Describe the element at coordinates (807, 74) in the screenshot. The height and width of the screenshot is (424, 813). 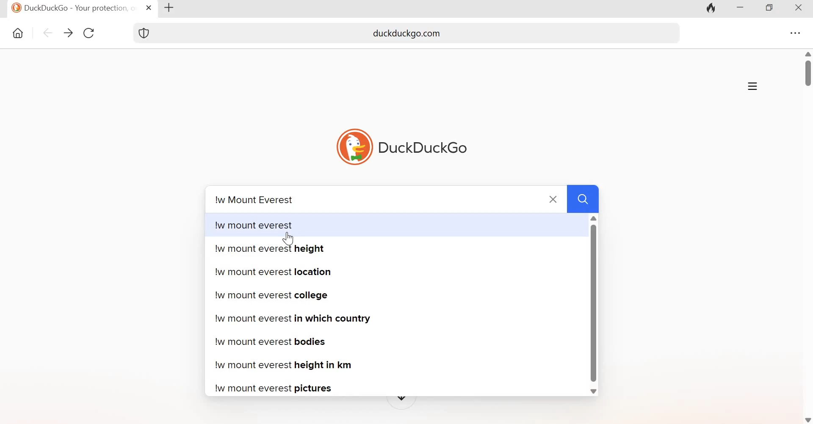
I see `Scrollbar` at that location.